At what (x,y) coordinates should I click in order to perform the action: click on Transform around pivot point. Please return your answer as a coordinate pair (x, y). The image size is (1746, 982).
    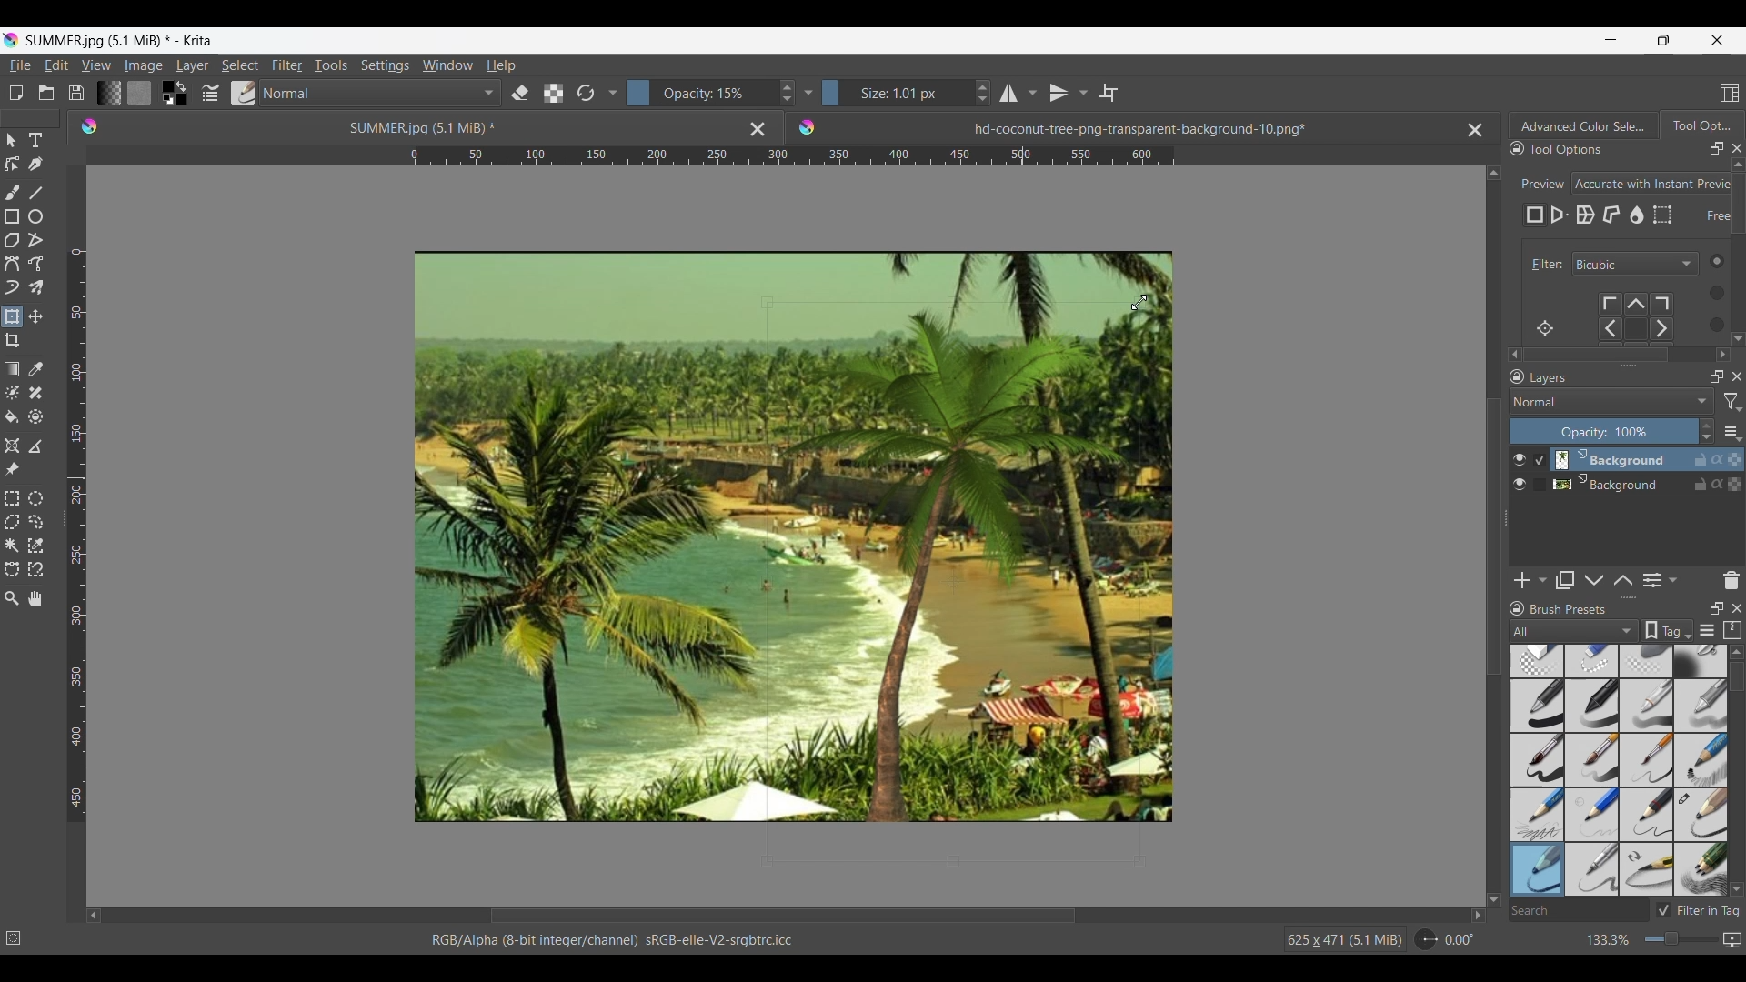
    Looking at the image, I should click on (1545, 328).